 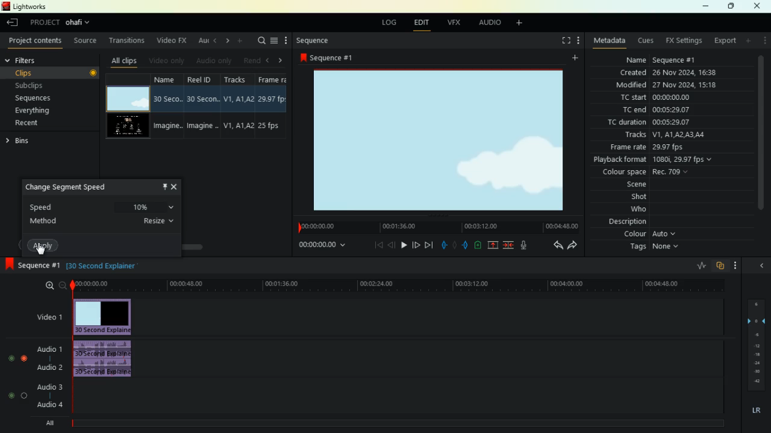 I want to click on bins, so click(x=28, y=141).